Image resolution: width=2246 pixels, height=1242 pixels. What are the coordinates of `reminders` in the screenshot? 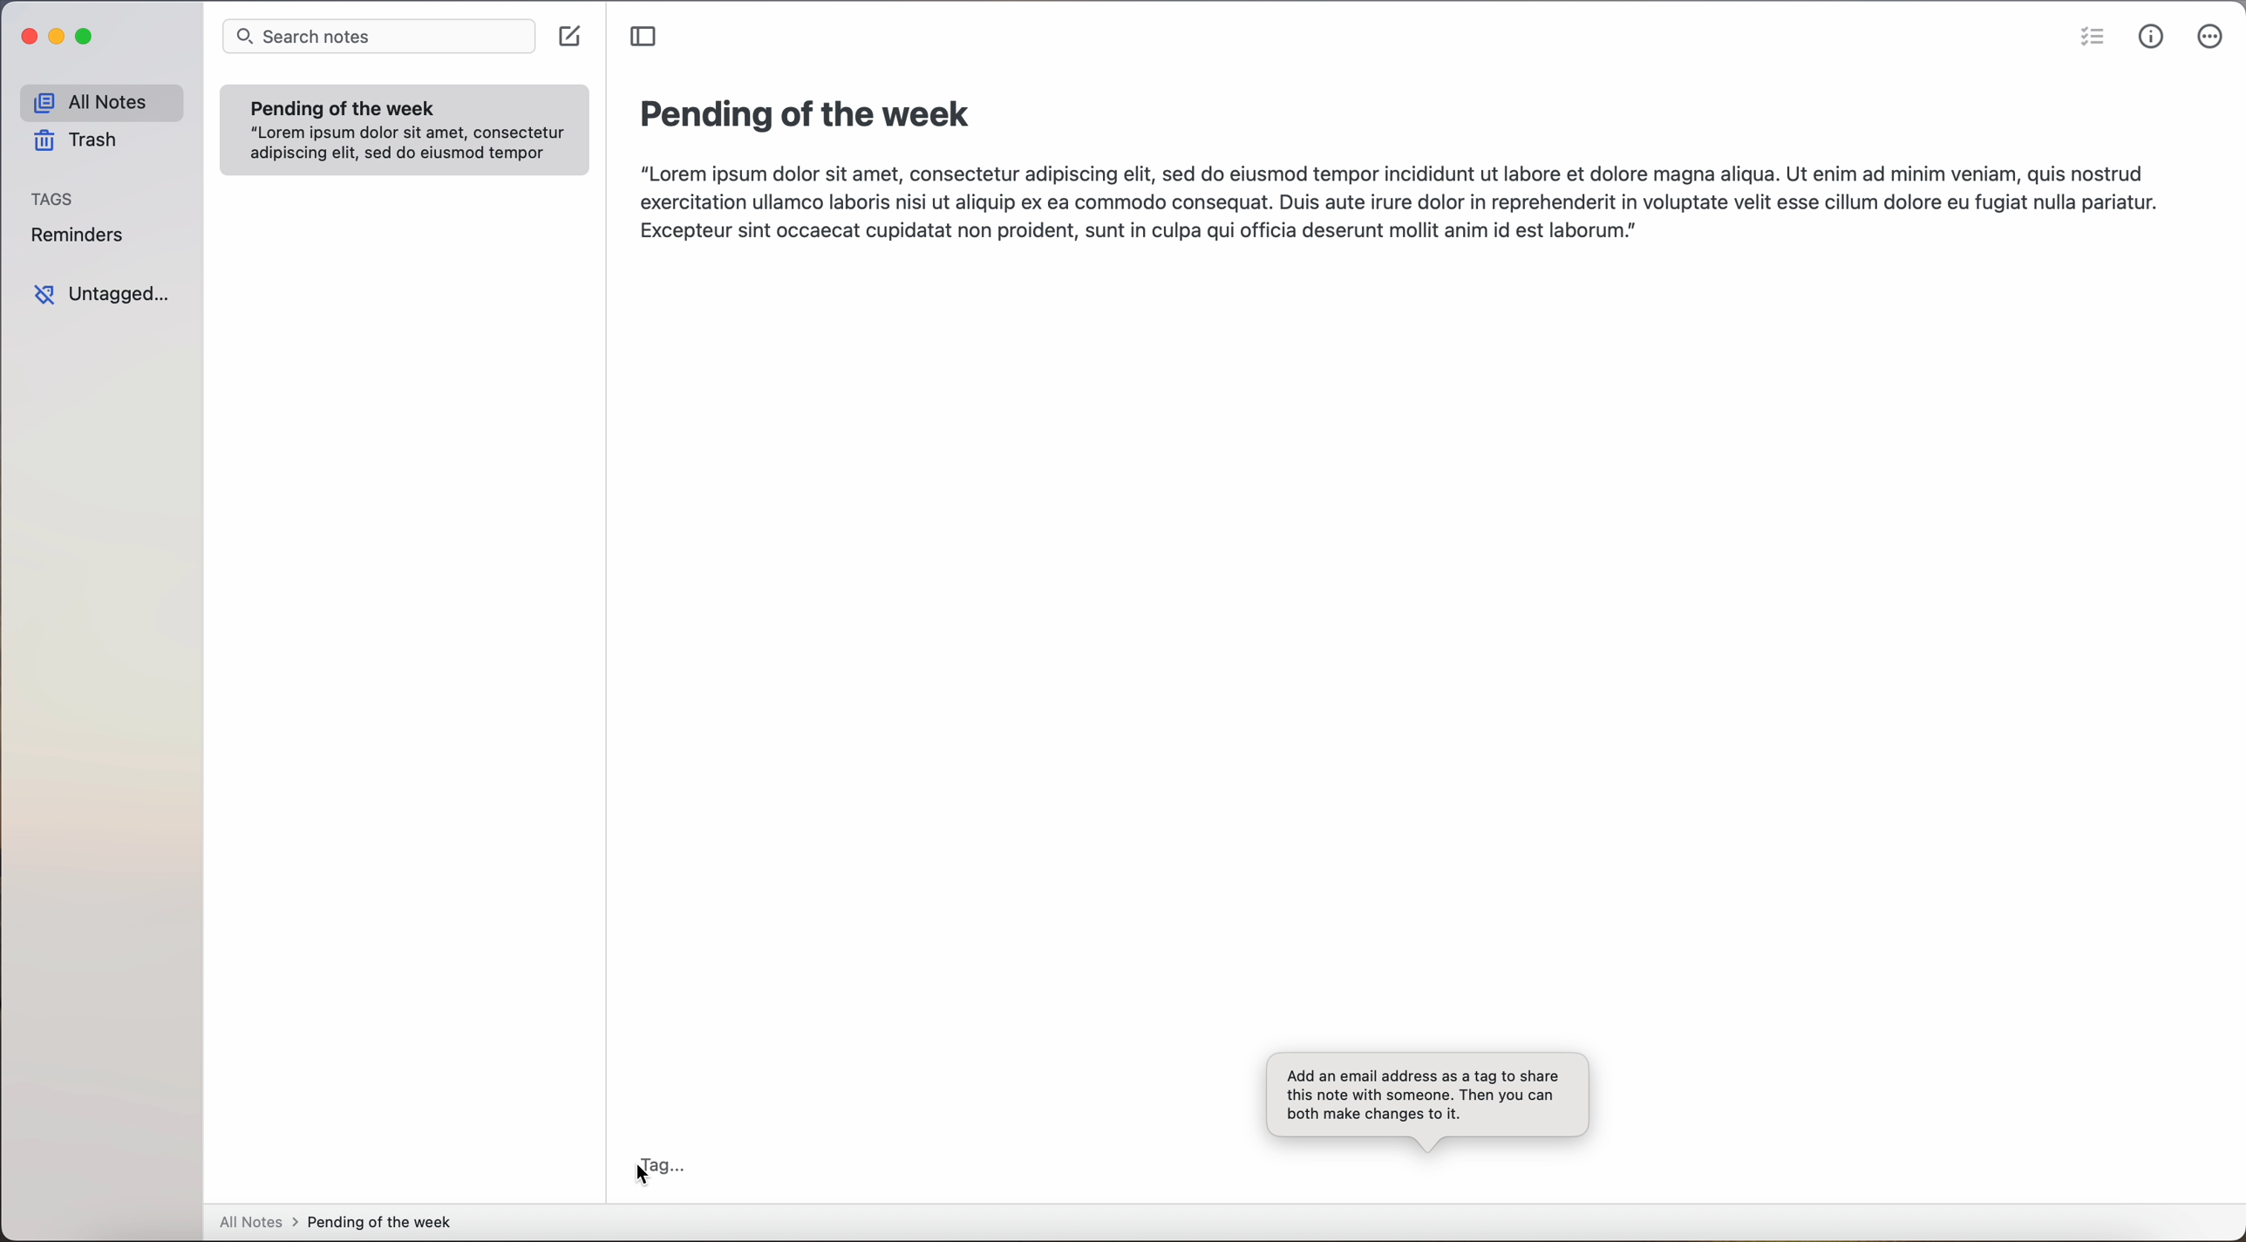 It's located at (81, 237).